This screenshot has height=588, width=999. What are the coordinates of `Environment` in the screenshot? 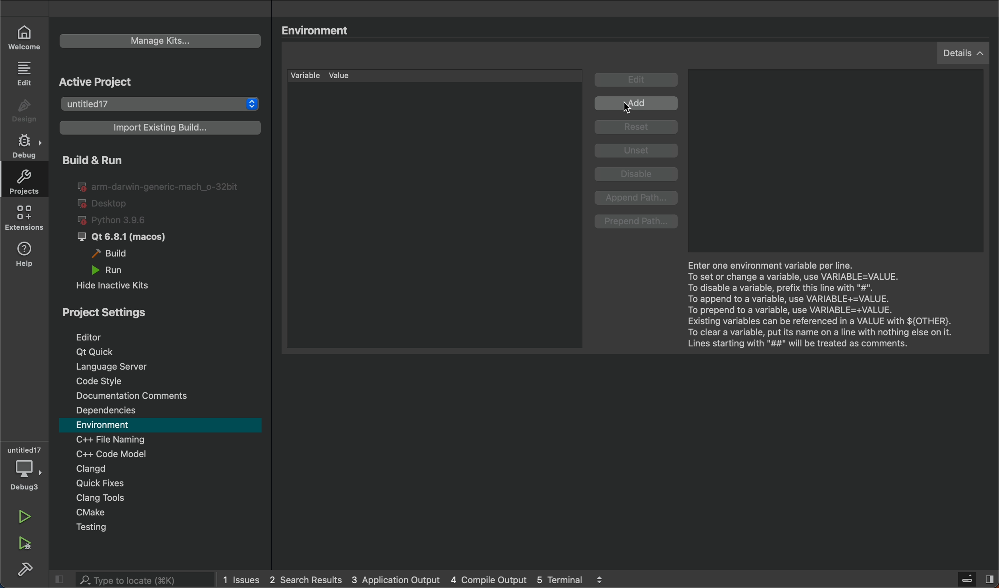 It's located at (318, 30).